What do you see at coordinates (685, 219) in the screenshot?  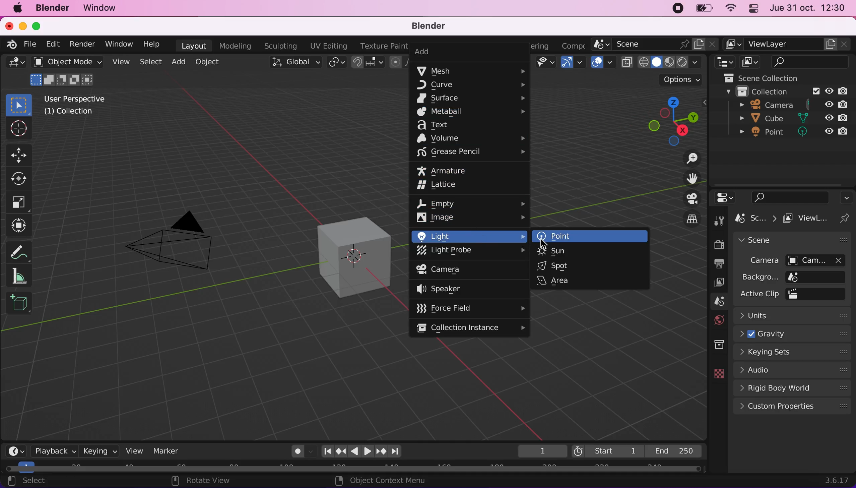 I see `toggle the current view` at bounding box center [685, 219].